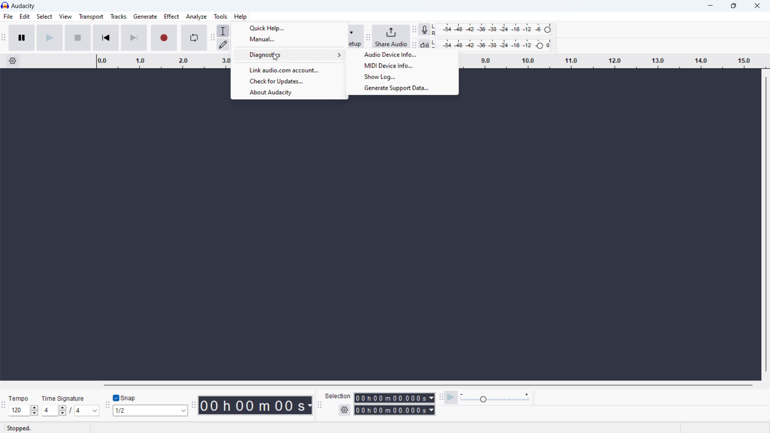  Describe the element at coordinates (158, 61) in the screenshot. I see `timeline` at that location.